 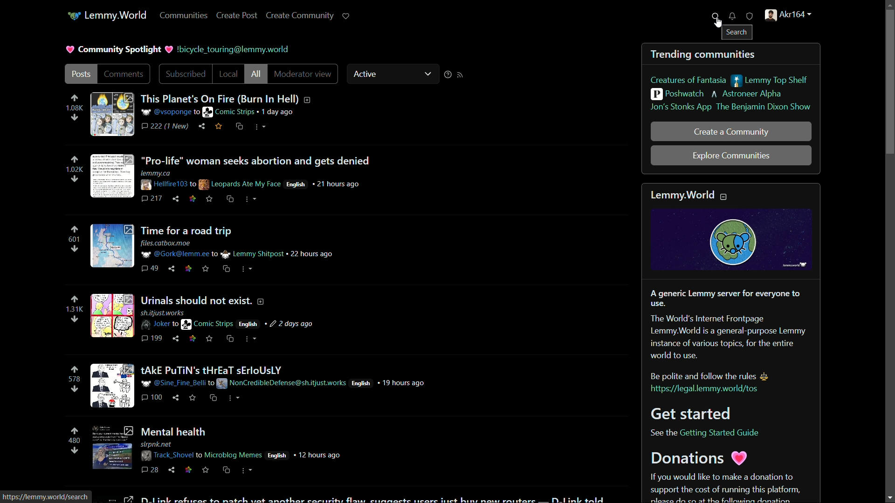 What do you see at coordinates (731, 155) in the screenshot?
I see `explore communities` at bounding box center [731, 155].